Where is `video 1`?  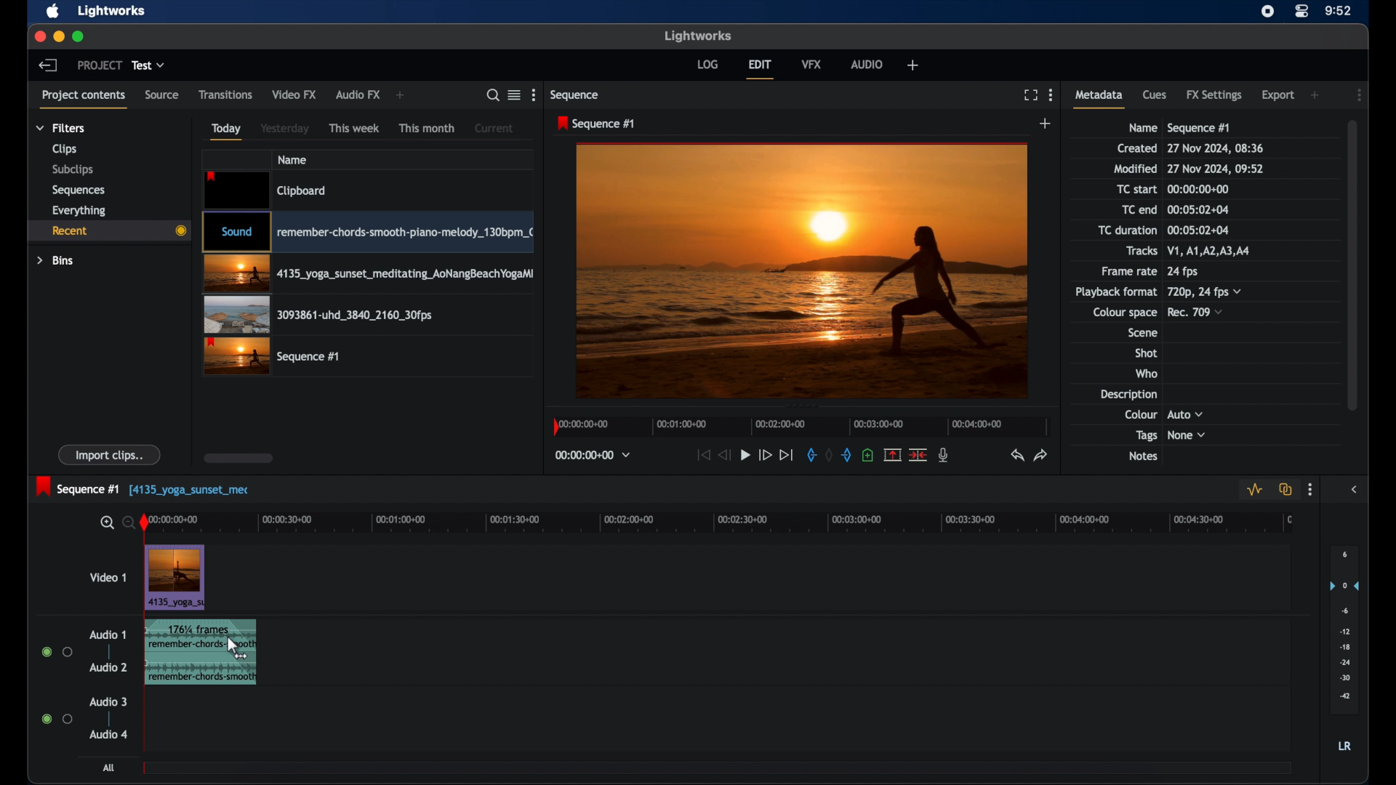 video 1 is located at coordinates (106, 577).